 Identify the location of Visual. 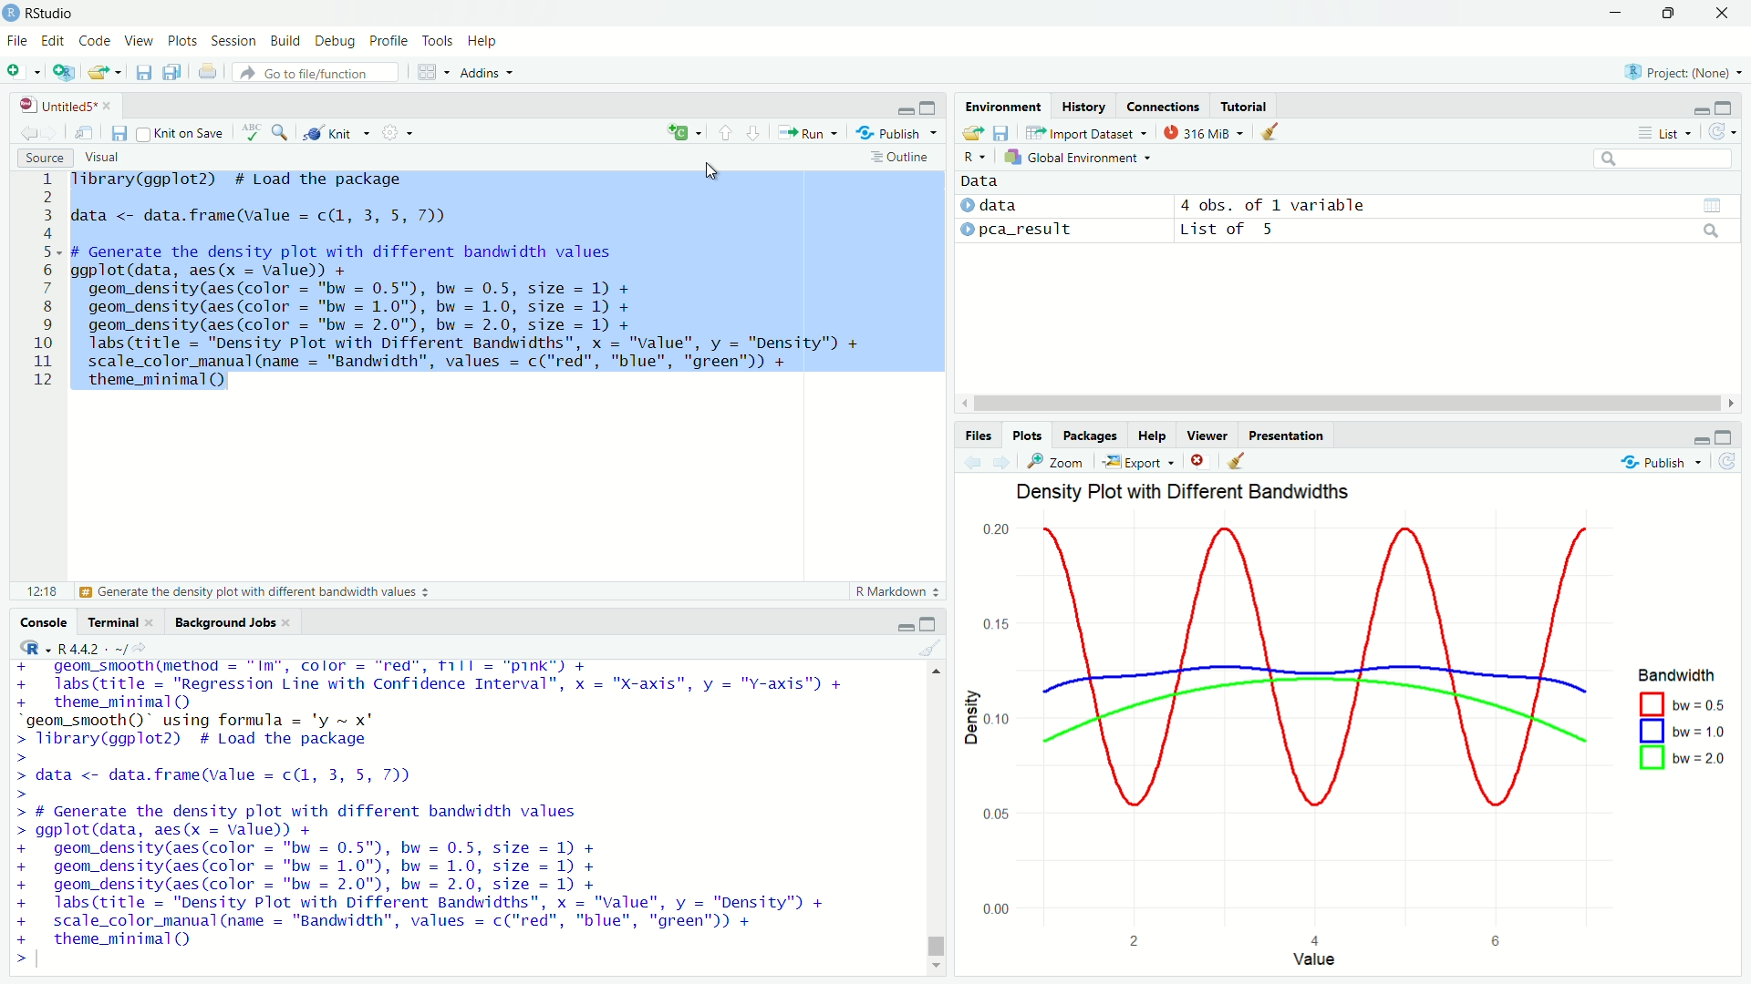
(101, 158).